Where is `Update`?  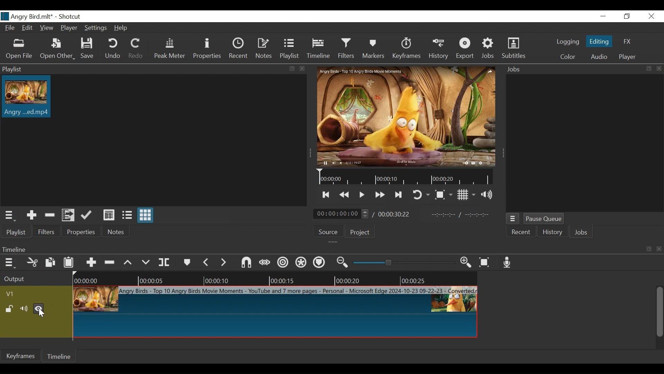 Update is located at coordinates (87, 215).